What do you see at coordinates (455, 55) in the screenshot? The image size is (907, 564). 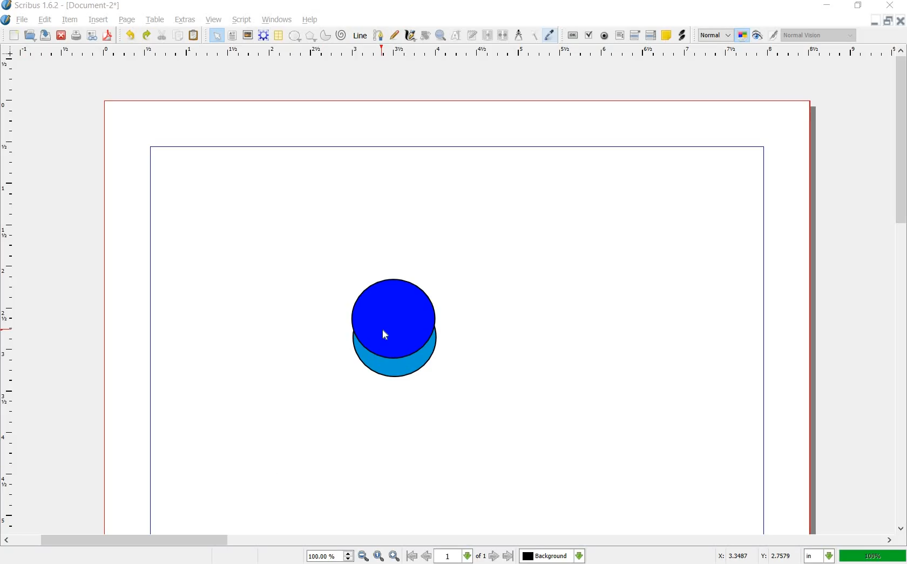 I see `ruler` at bounding box center [455, 55].